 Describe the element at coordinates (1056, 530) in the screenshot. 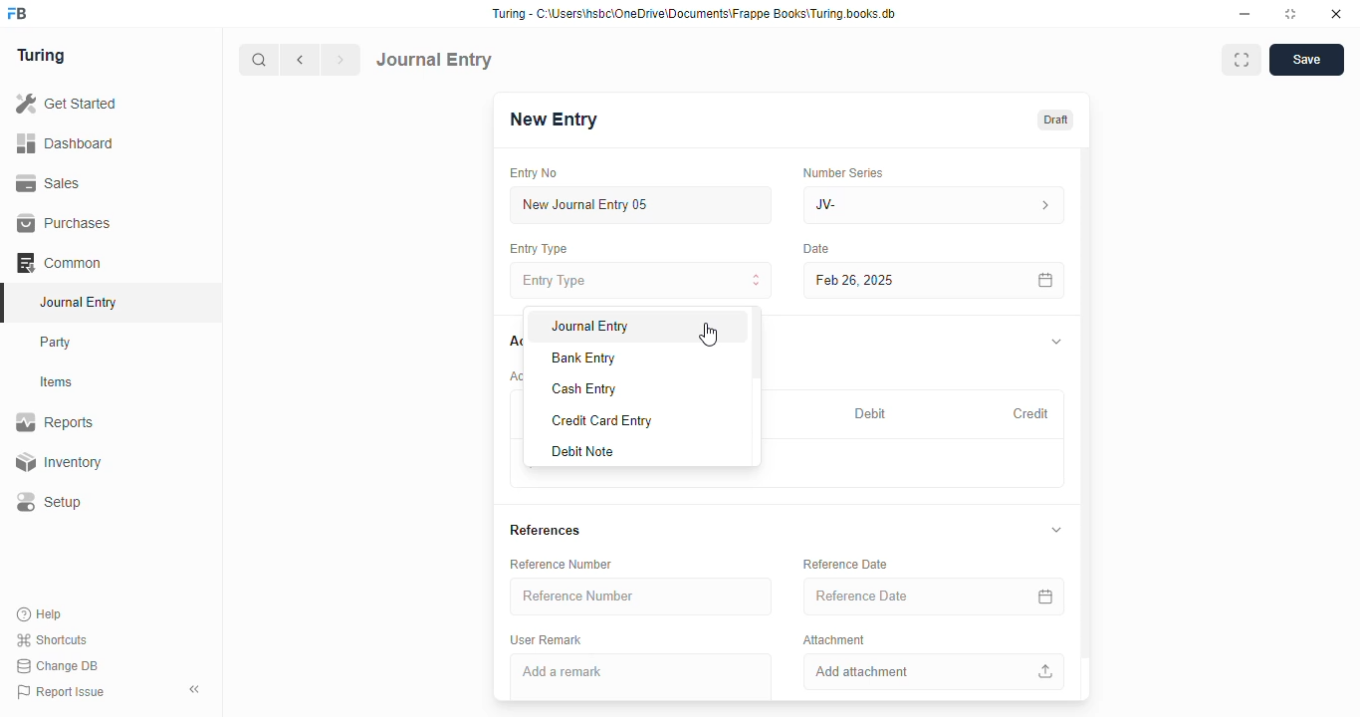

I see `toggle expand/collapse` at that location.